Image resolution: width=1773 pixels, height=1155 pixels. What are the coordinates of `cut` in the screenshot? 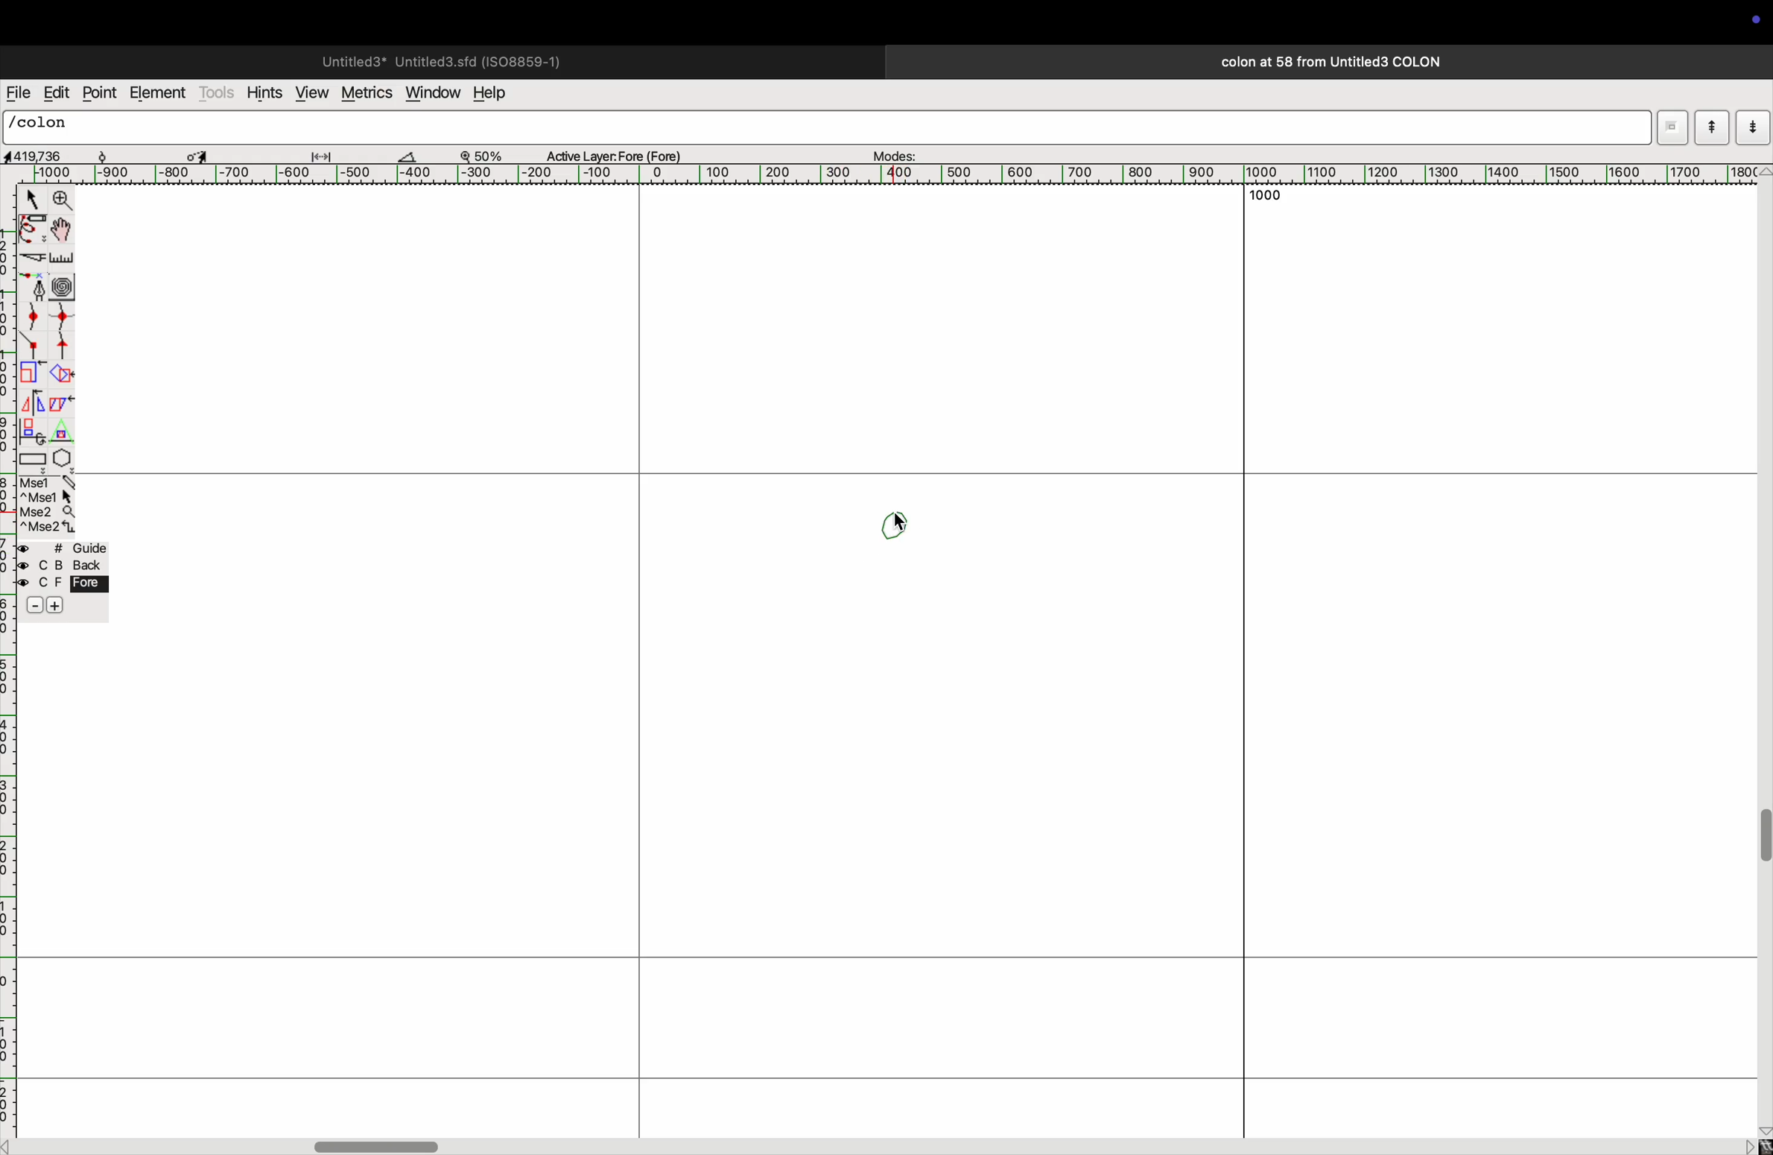 It's located at (416, 156).